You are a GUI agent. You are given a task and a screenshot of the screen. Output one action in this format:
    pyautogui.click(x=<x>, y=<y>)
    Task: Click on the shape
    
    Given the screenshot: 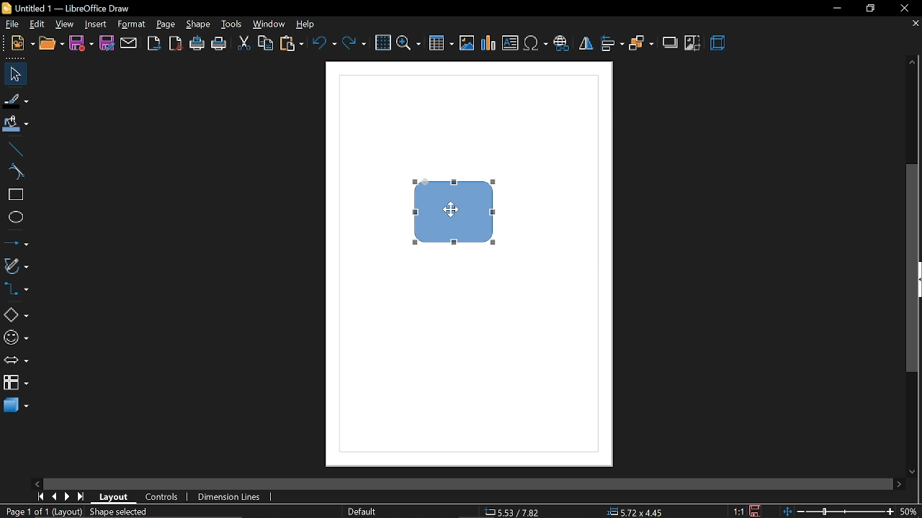 What is the action you would take?
    pyautogui.click(x=199, y=24)
    